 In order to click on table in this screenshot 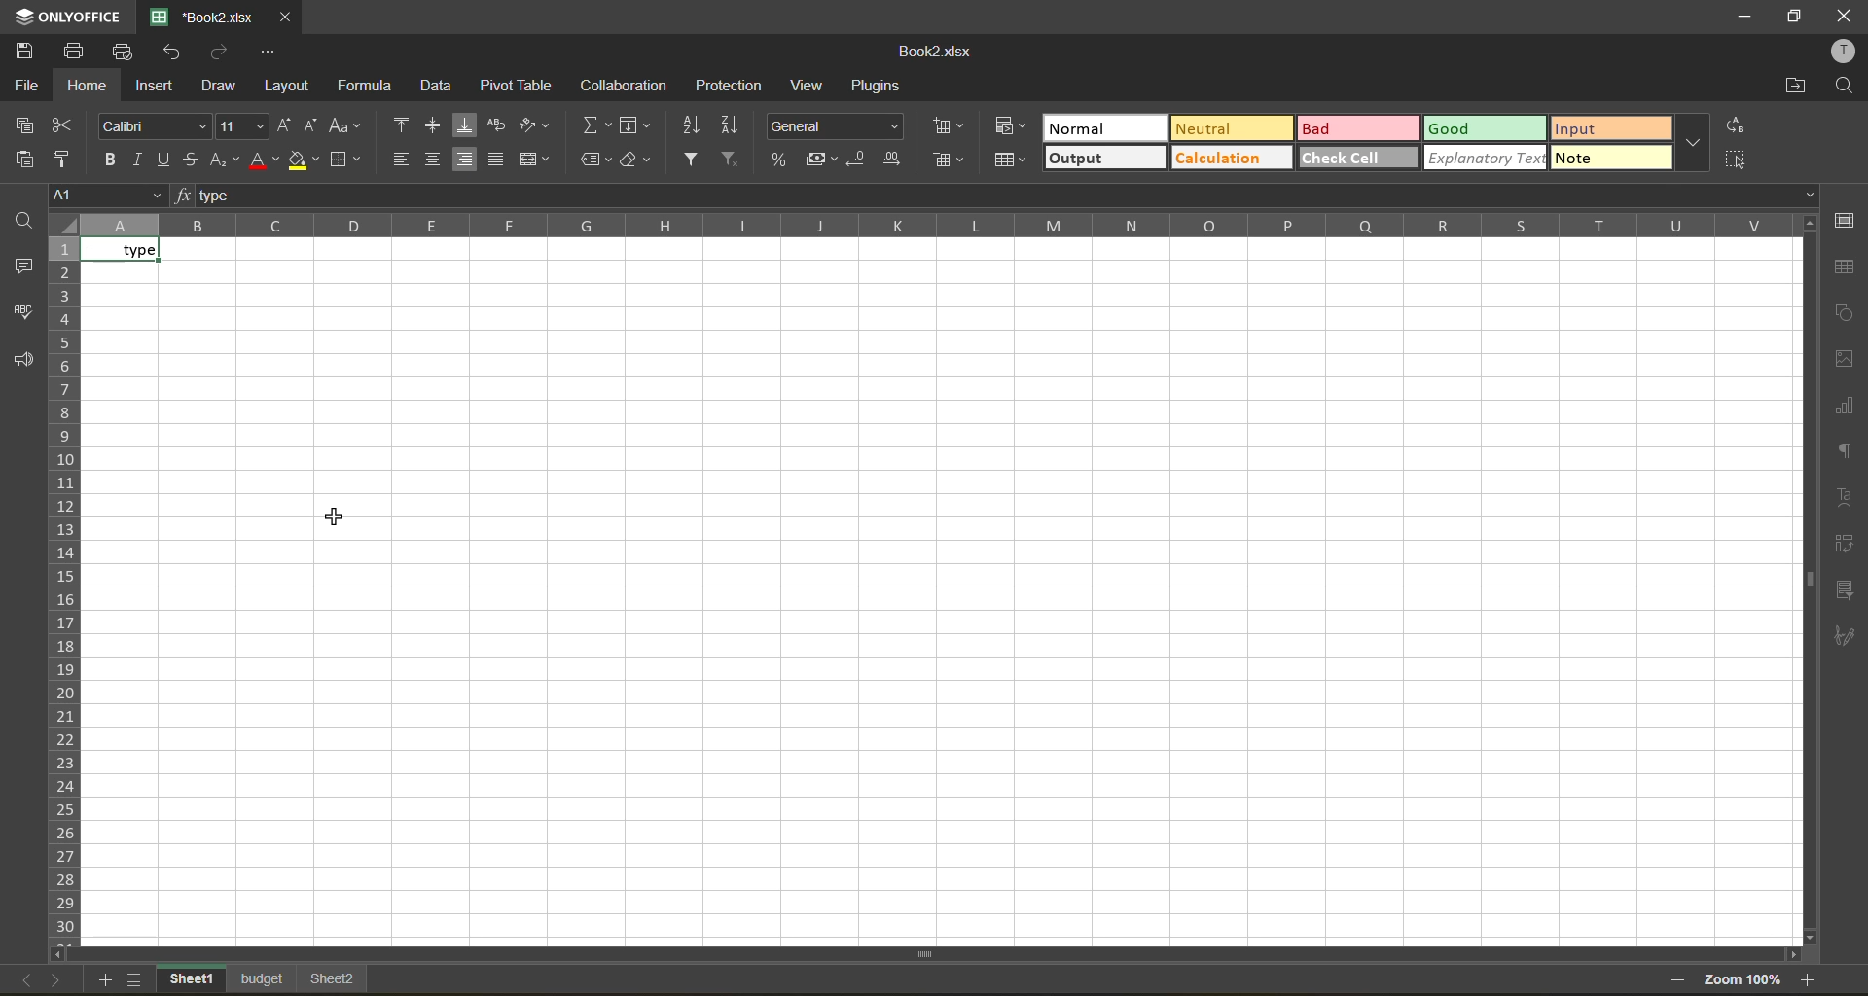, I will do `click(1845, 267)`.